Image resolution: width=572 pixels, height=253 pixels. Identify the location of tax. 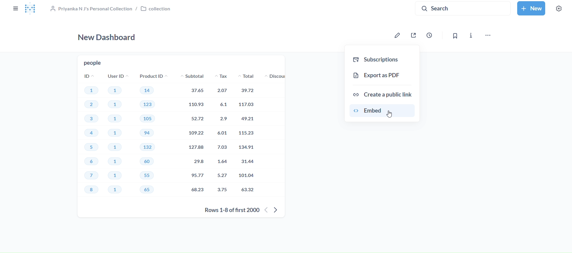
(222, 136).